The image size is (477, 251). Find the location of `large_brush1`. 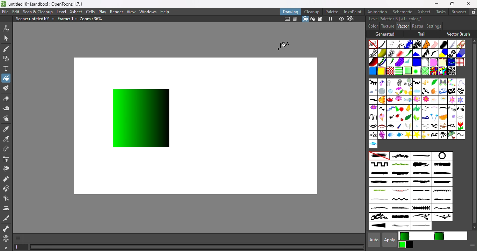

large_brush1 is located at coordinates (420, 165).